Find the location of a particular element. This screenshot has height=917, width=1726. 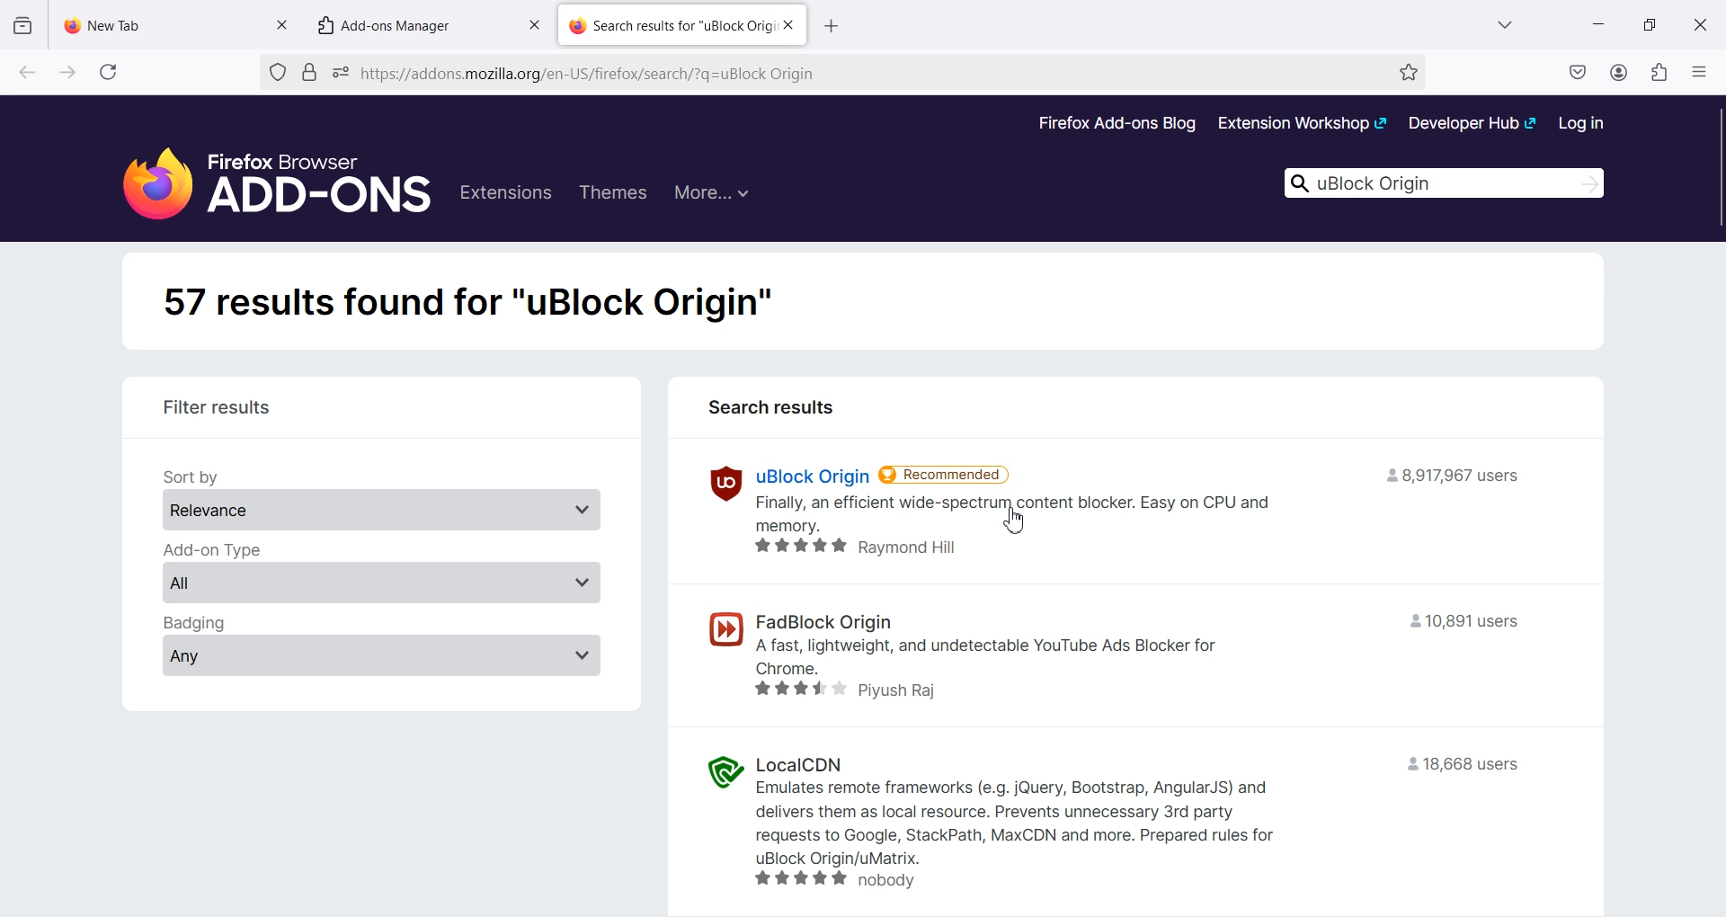

= 8,917,967 users is located at coordinates (1442, 479).